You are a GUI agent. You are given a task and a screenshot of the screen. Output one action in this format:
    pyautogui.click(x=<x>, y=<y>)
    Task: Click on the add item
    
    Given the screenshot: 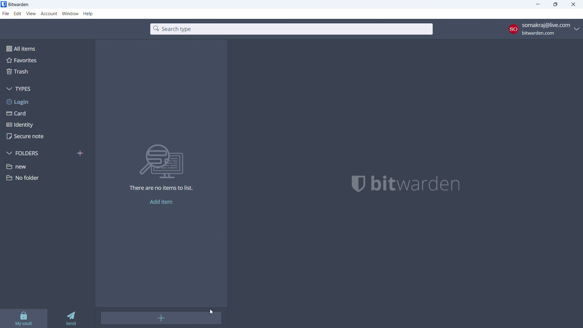 What is the action you would take?
    pyautogui.click(x=162, y=318)
    